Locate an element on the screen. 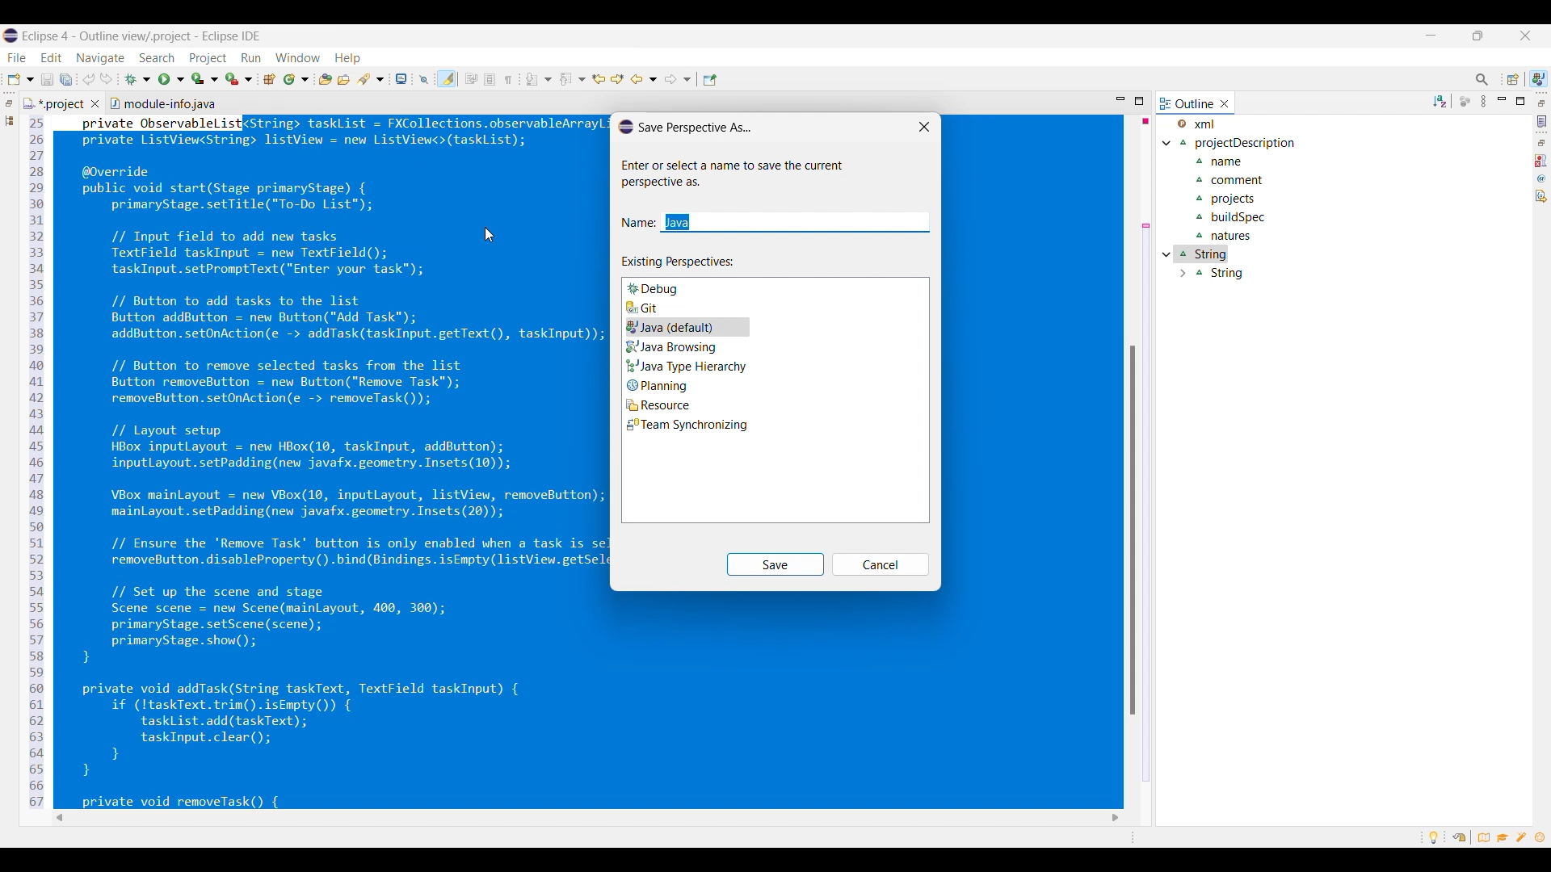  Text box is located at coordinates (795, 222).